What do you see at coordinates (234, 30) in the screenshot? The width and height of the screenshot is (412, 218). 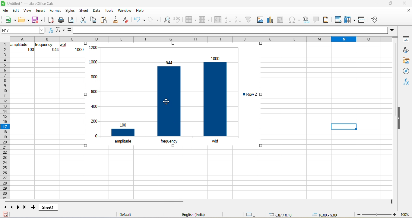 I see `formula bar` at bounding box center [234, 30].